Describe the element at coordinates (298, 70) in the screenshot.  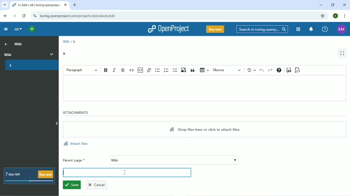
I see `Switch to markdown source` at that location.